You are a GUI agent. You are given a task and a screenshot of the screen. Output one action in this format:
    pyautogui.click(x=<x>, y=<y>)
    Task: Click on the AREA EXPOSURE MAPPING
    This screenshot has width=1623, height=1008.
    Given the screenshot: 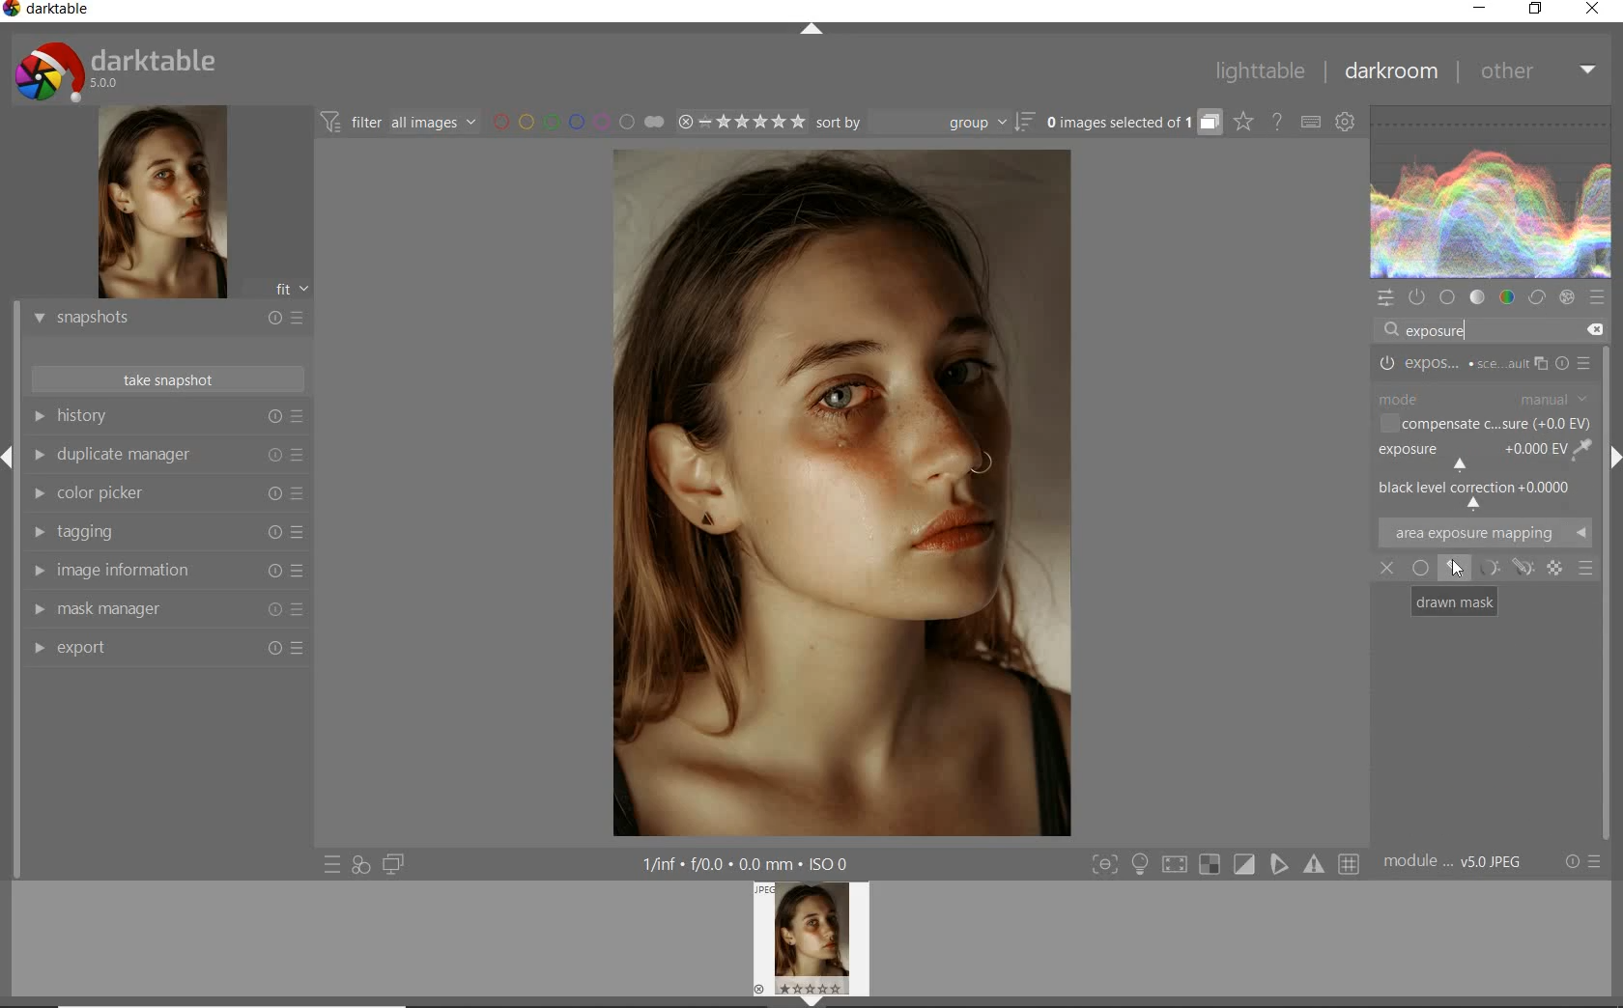 What is the action you would take?
    pyautogui.click(x=1483, y=534)
    